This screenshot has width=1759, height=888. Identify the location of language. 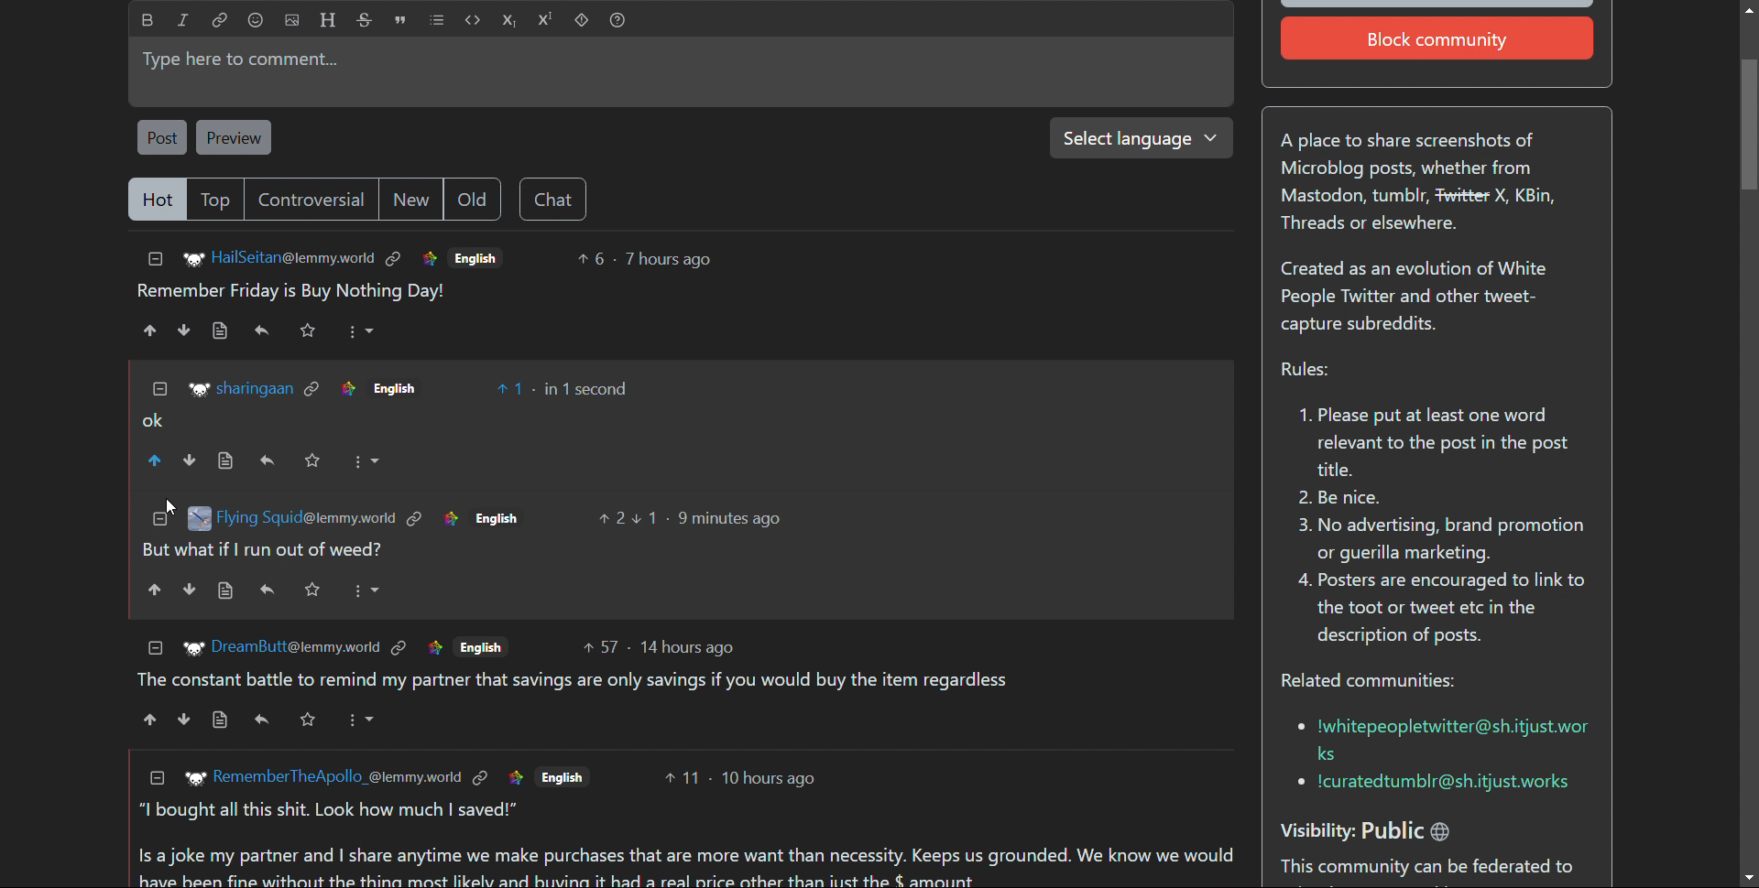
(487, 646).